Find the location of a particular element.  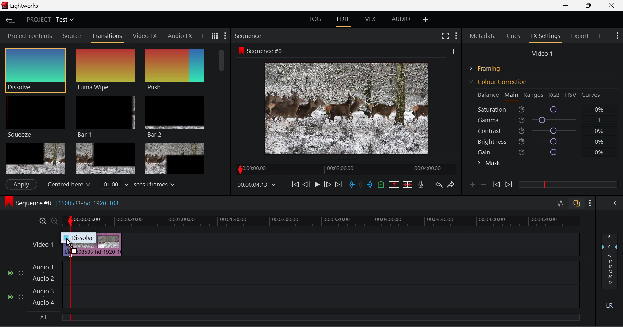

Apply is located at coordinates (21, 184).